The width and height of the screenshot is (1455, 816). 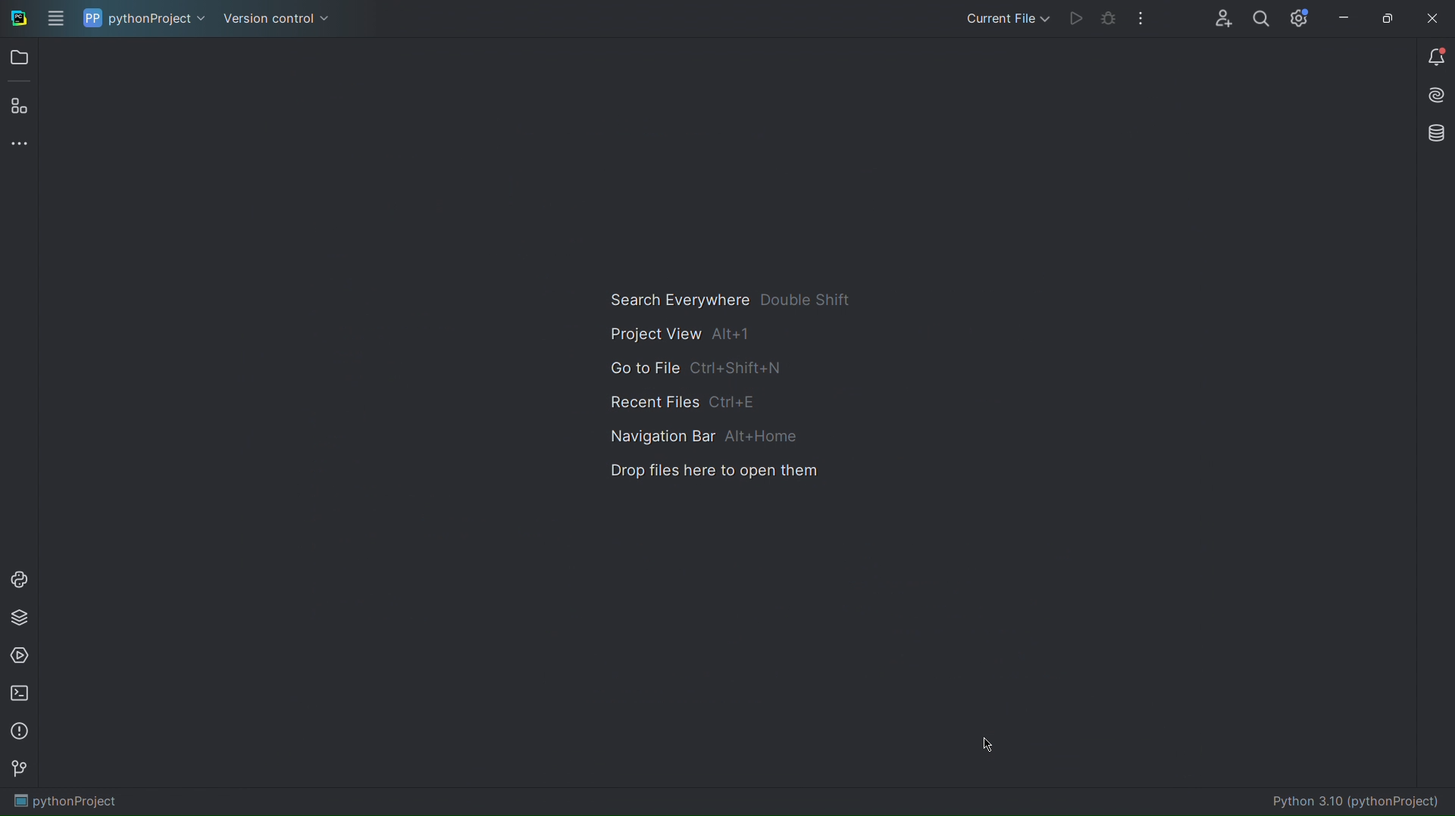 I want to click on Database, so click(x=1438, y=135).